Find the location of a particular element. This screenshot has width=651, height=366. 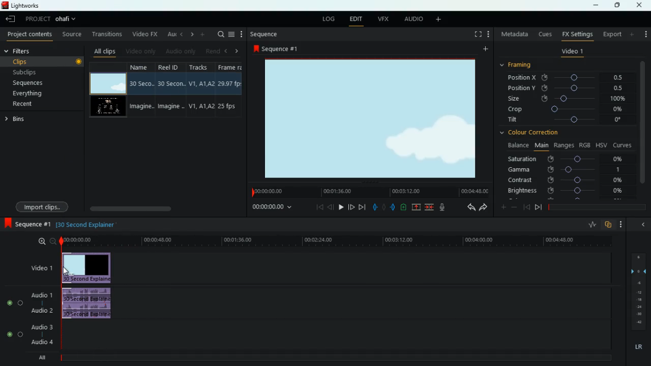

pull is located at coordinates (374, 208).